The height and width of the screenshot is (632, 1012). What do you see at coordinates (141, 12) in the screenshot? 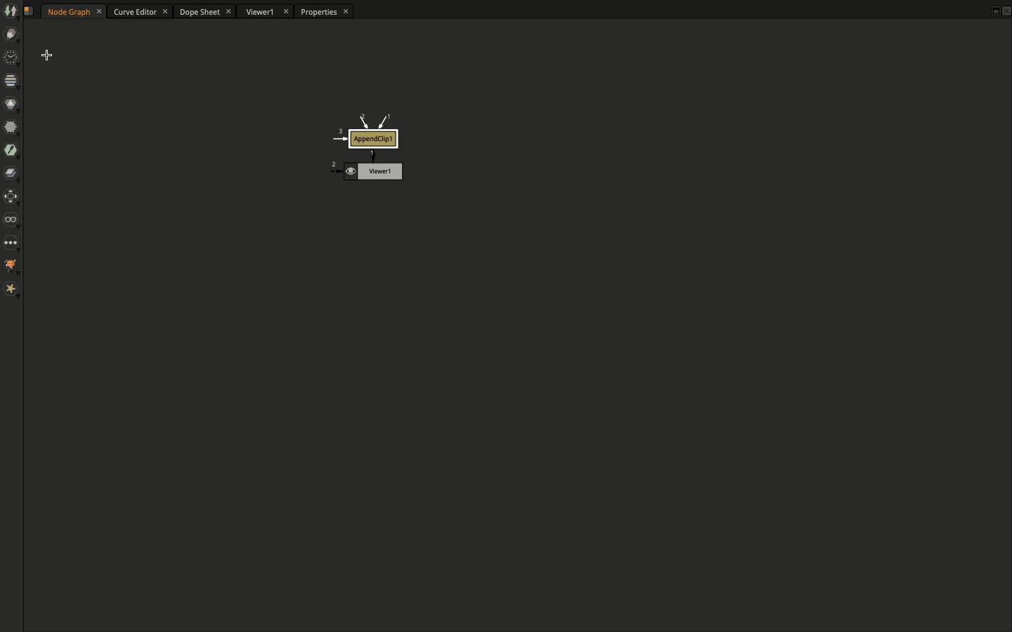
I see `Curve editor` at bounding box center [141, 12].